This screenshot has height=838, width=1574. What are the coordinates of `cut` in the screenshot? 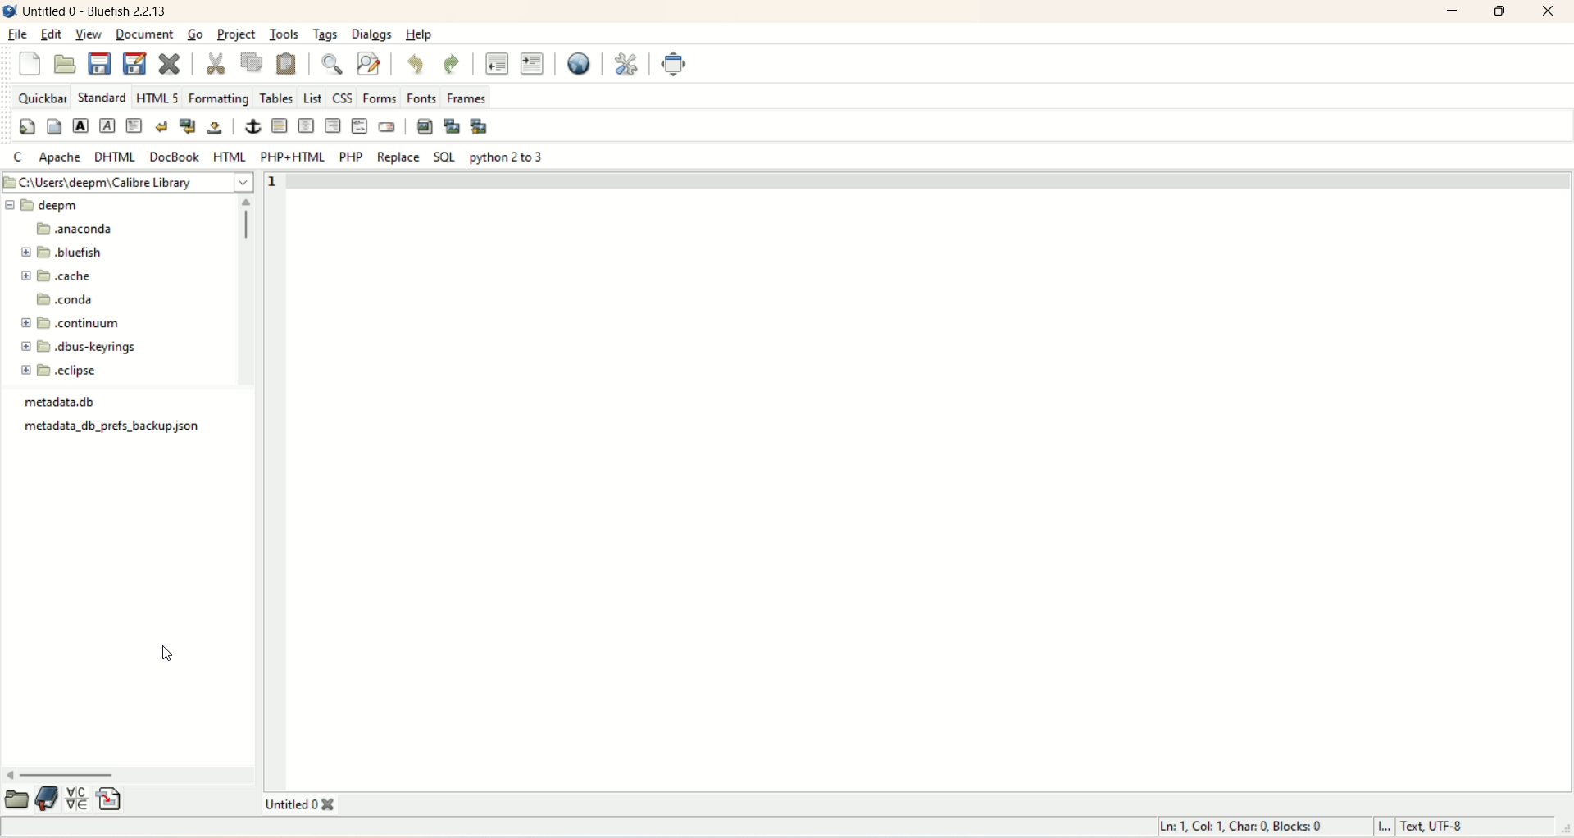 It's located at (216, 61).